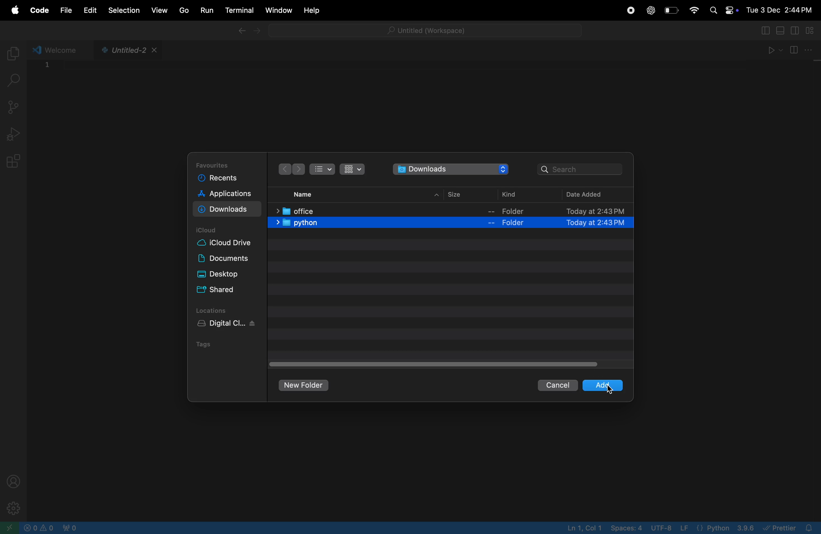 This screenshot has width=821, height=534. What do you see at coordinates (796, 30) in the screenshot?
I see `toggle secondary sidebar` at bounding box center [796, 30].